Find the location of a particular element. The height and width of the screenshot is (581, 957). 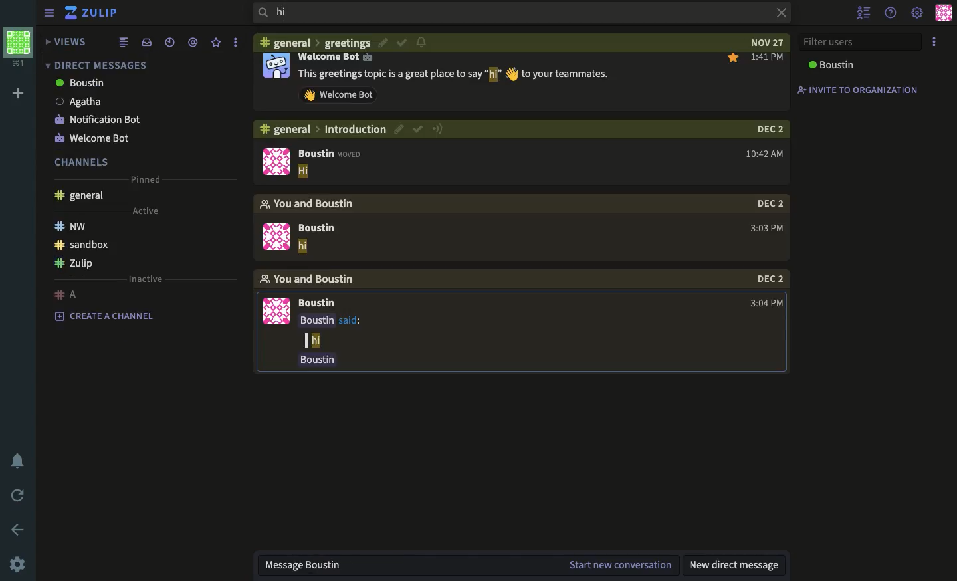

zulip is located at coordinates (93, 13).